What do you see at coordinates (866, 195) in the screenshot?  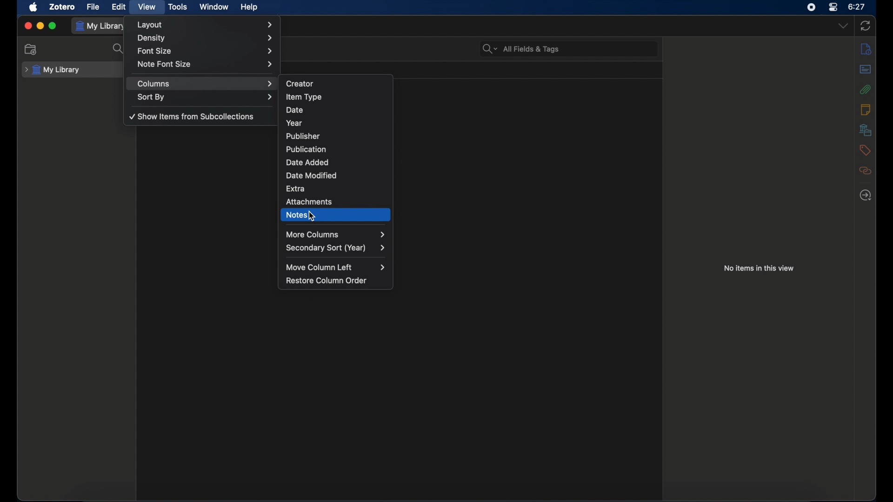 I see `locate` at bounding box center [866, 195].